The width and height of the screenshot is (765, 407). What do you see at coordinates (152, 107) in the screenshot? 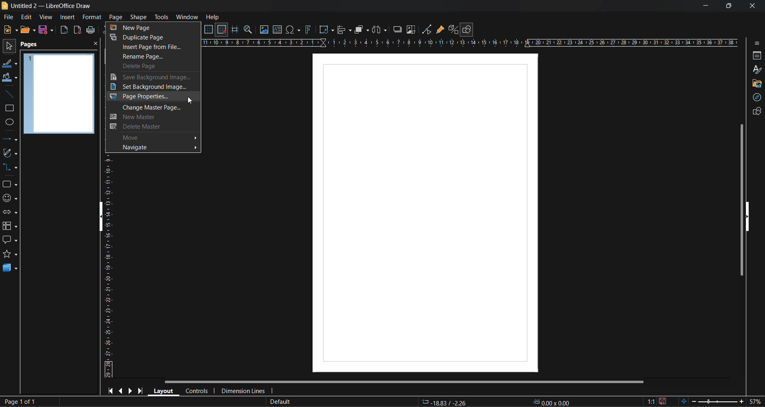
I see `change master page` at bounding box center [152, 107].